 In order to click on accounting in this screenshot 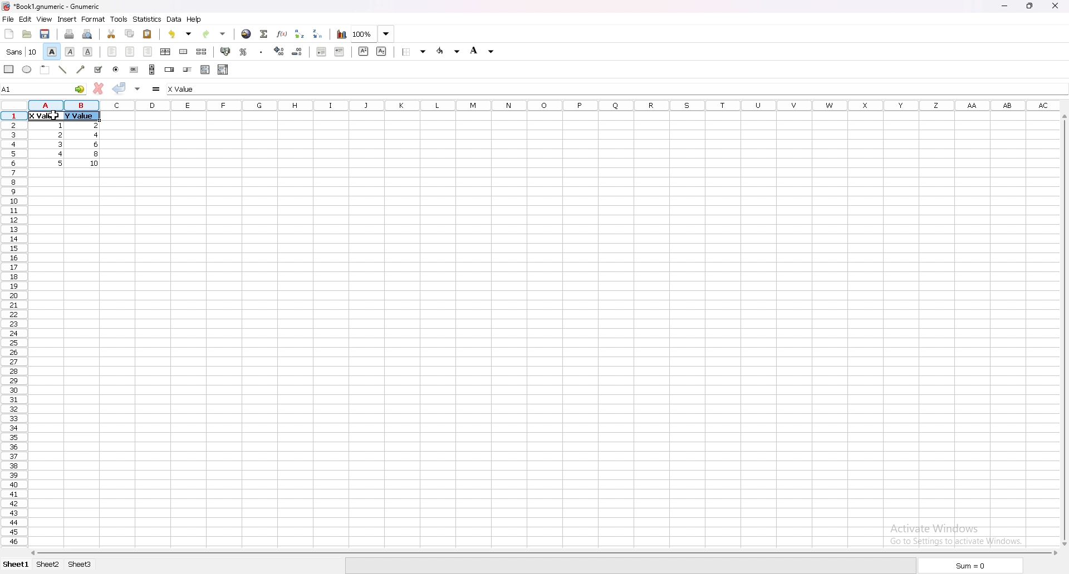, I will do `click(226, 51)`.